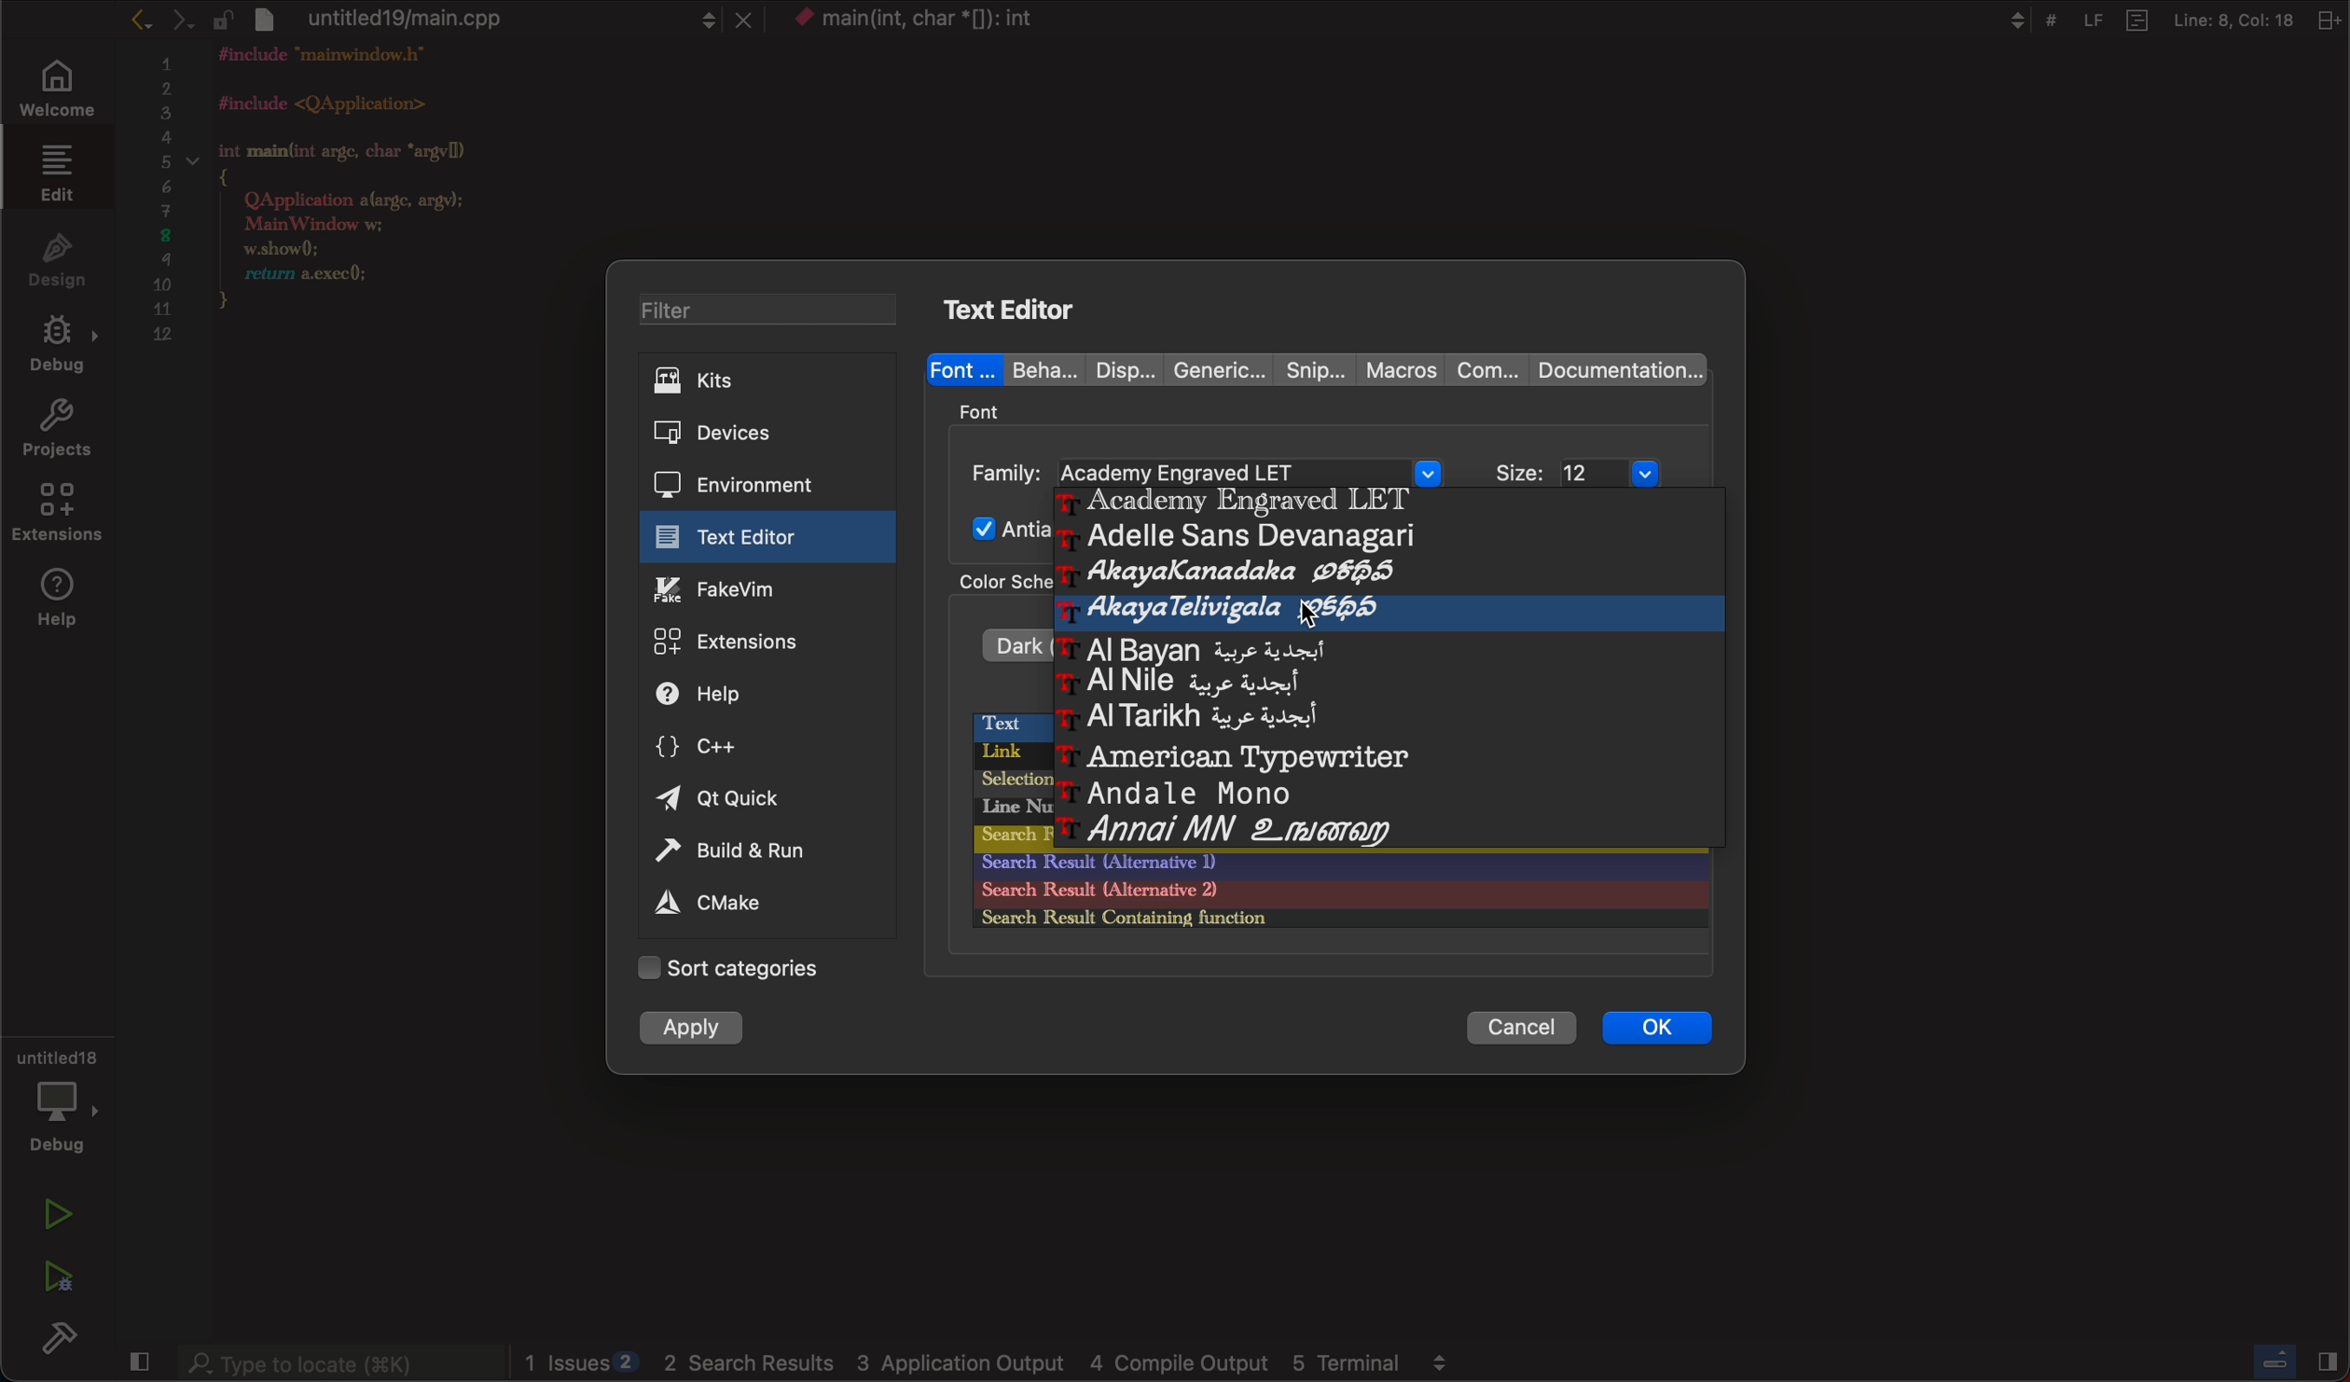 This screenshot has height=1382, width=2350. What do you see at coordinates (938, 21) in the screenshot?
I see `context` at bounding box center [938, 21].